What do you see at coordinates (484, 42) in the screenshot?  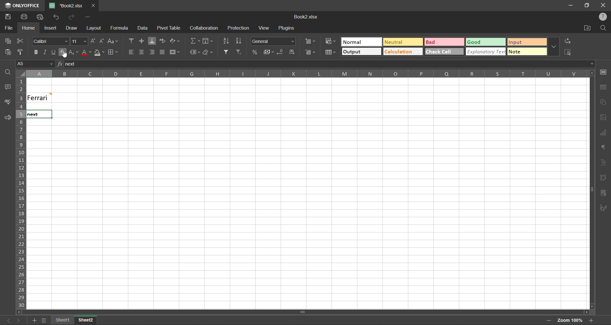 I see `good` at bounding box center [484, 42].